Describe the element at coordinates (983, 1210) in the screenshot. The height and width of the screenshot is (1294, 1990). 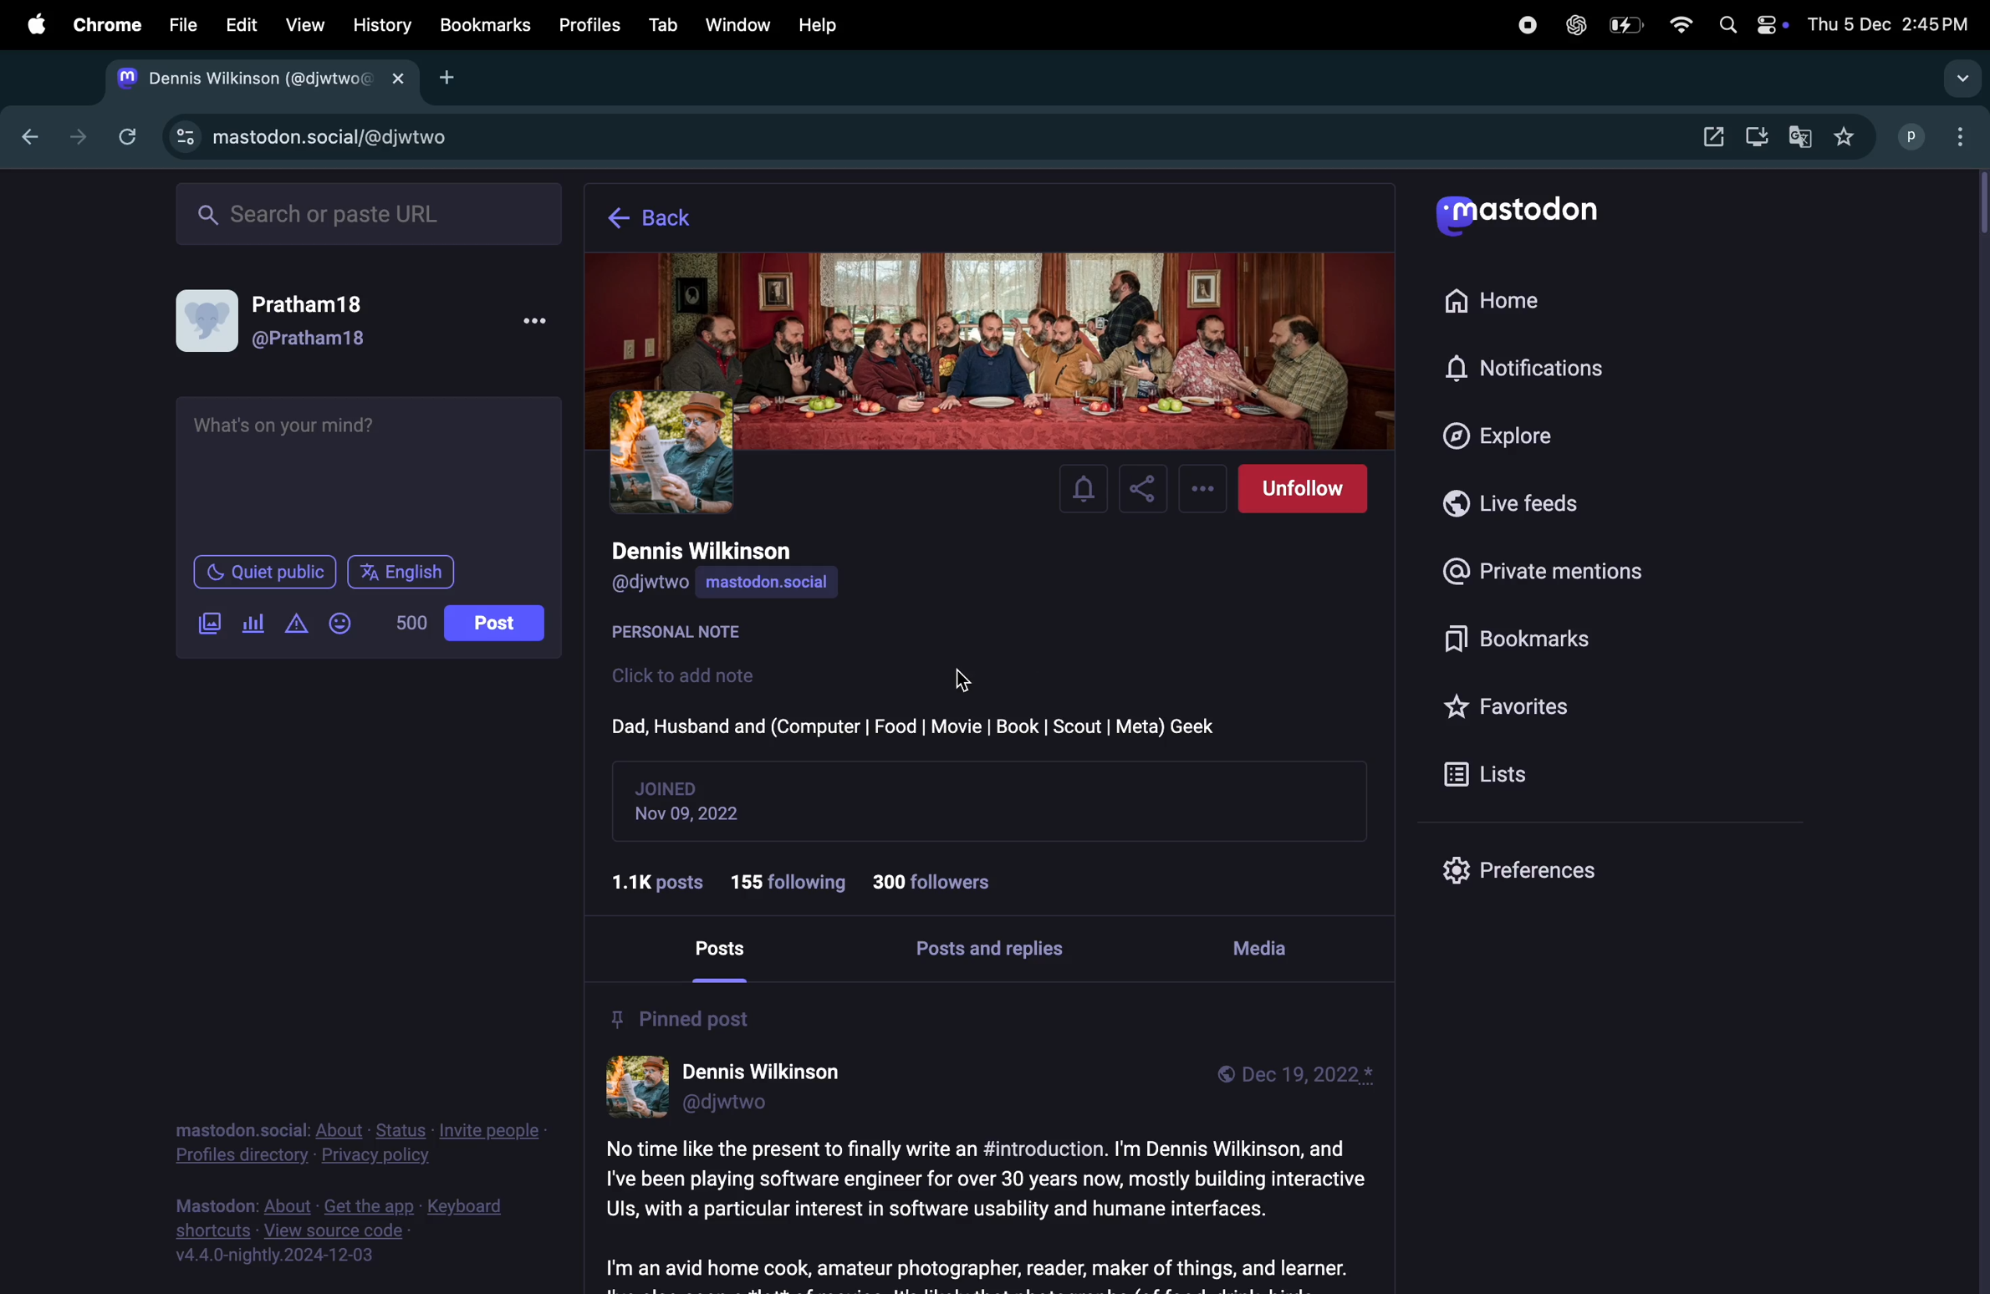
I see `post` at that location.